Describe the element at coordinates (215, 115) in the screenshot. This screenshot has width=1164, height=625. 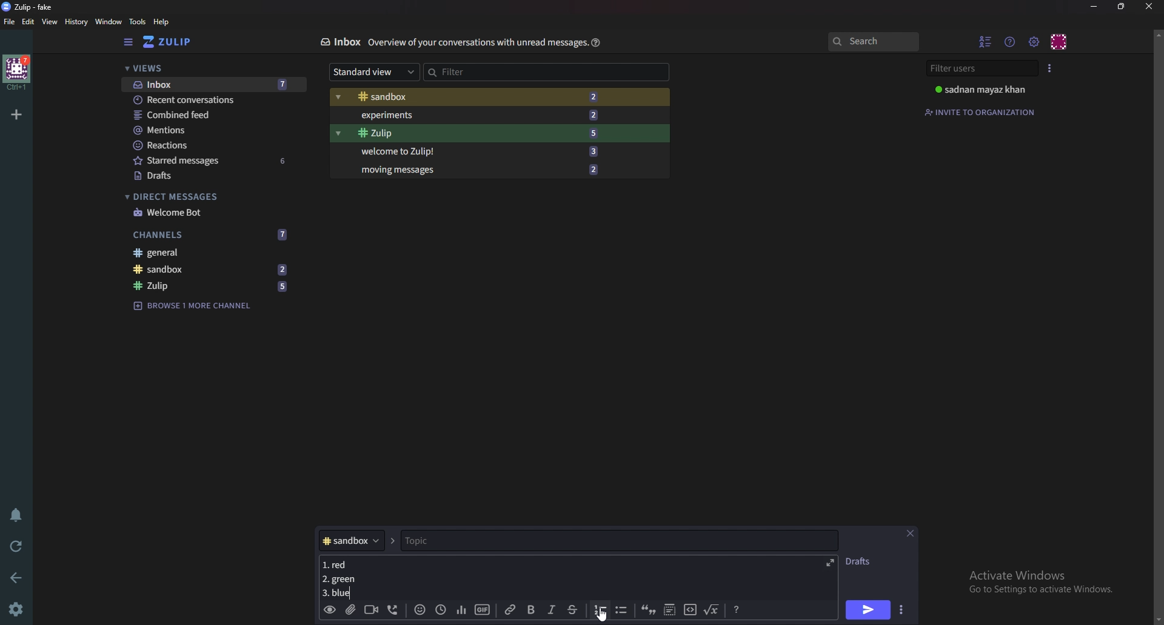
I see `Combine feed` at that location.